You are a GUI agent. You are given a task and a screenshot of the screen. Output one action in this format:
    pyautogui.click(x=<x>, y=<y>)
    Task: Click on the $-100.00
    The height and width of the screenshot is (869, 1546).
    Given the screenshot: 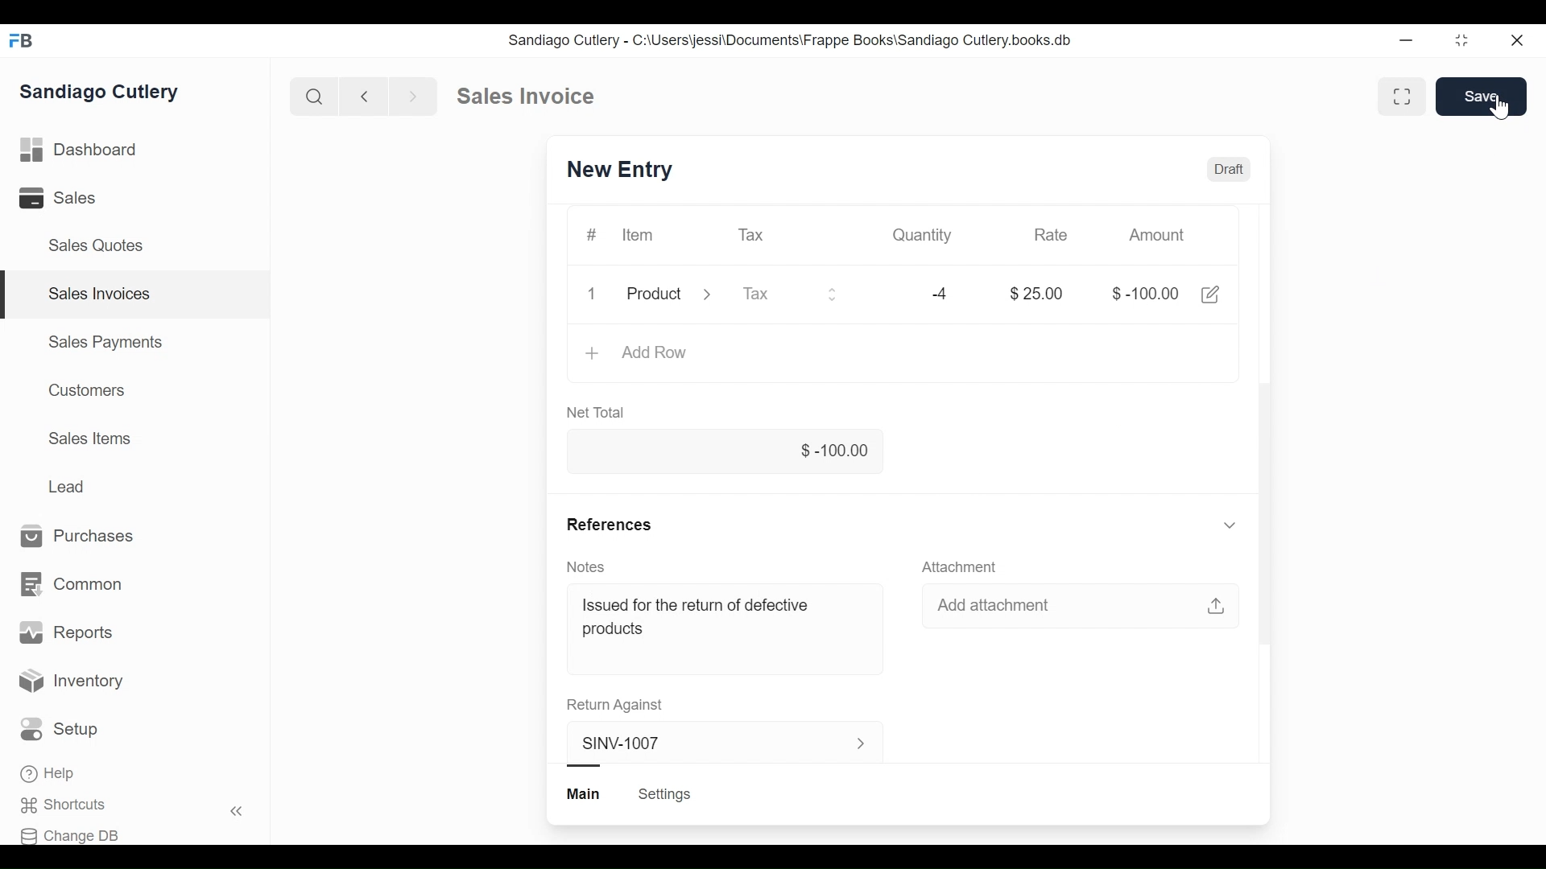 What is the action you would take?
    pyautogui.click(x=724, y=452)
    